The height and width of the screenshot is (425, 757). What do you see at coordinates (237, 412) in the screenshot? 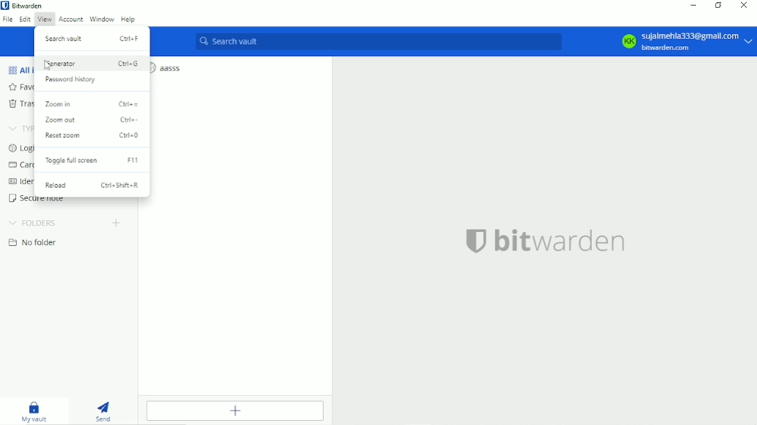
I see `Add item` at bounding box center [237, 412].